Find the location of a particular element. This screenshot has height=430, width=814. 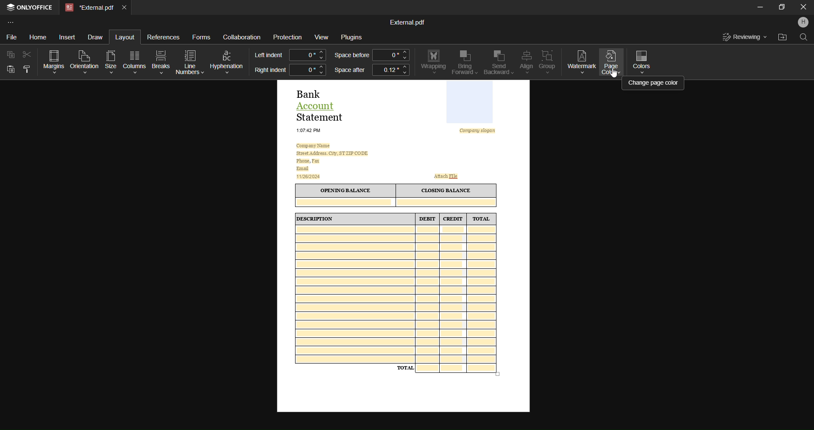

Close tab is located at coordinates (125, 8).